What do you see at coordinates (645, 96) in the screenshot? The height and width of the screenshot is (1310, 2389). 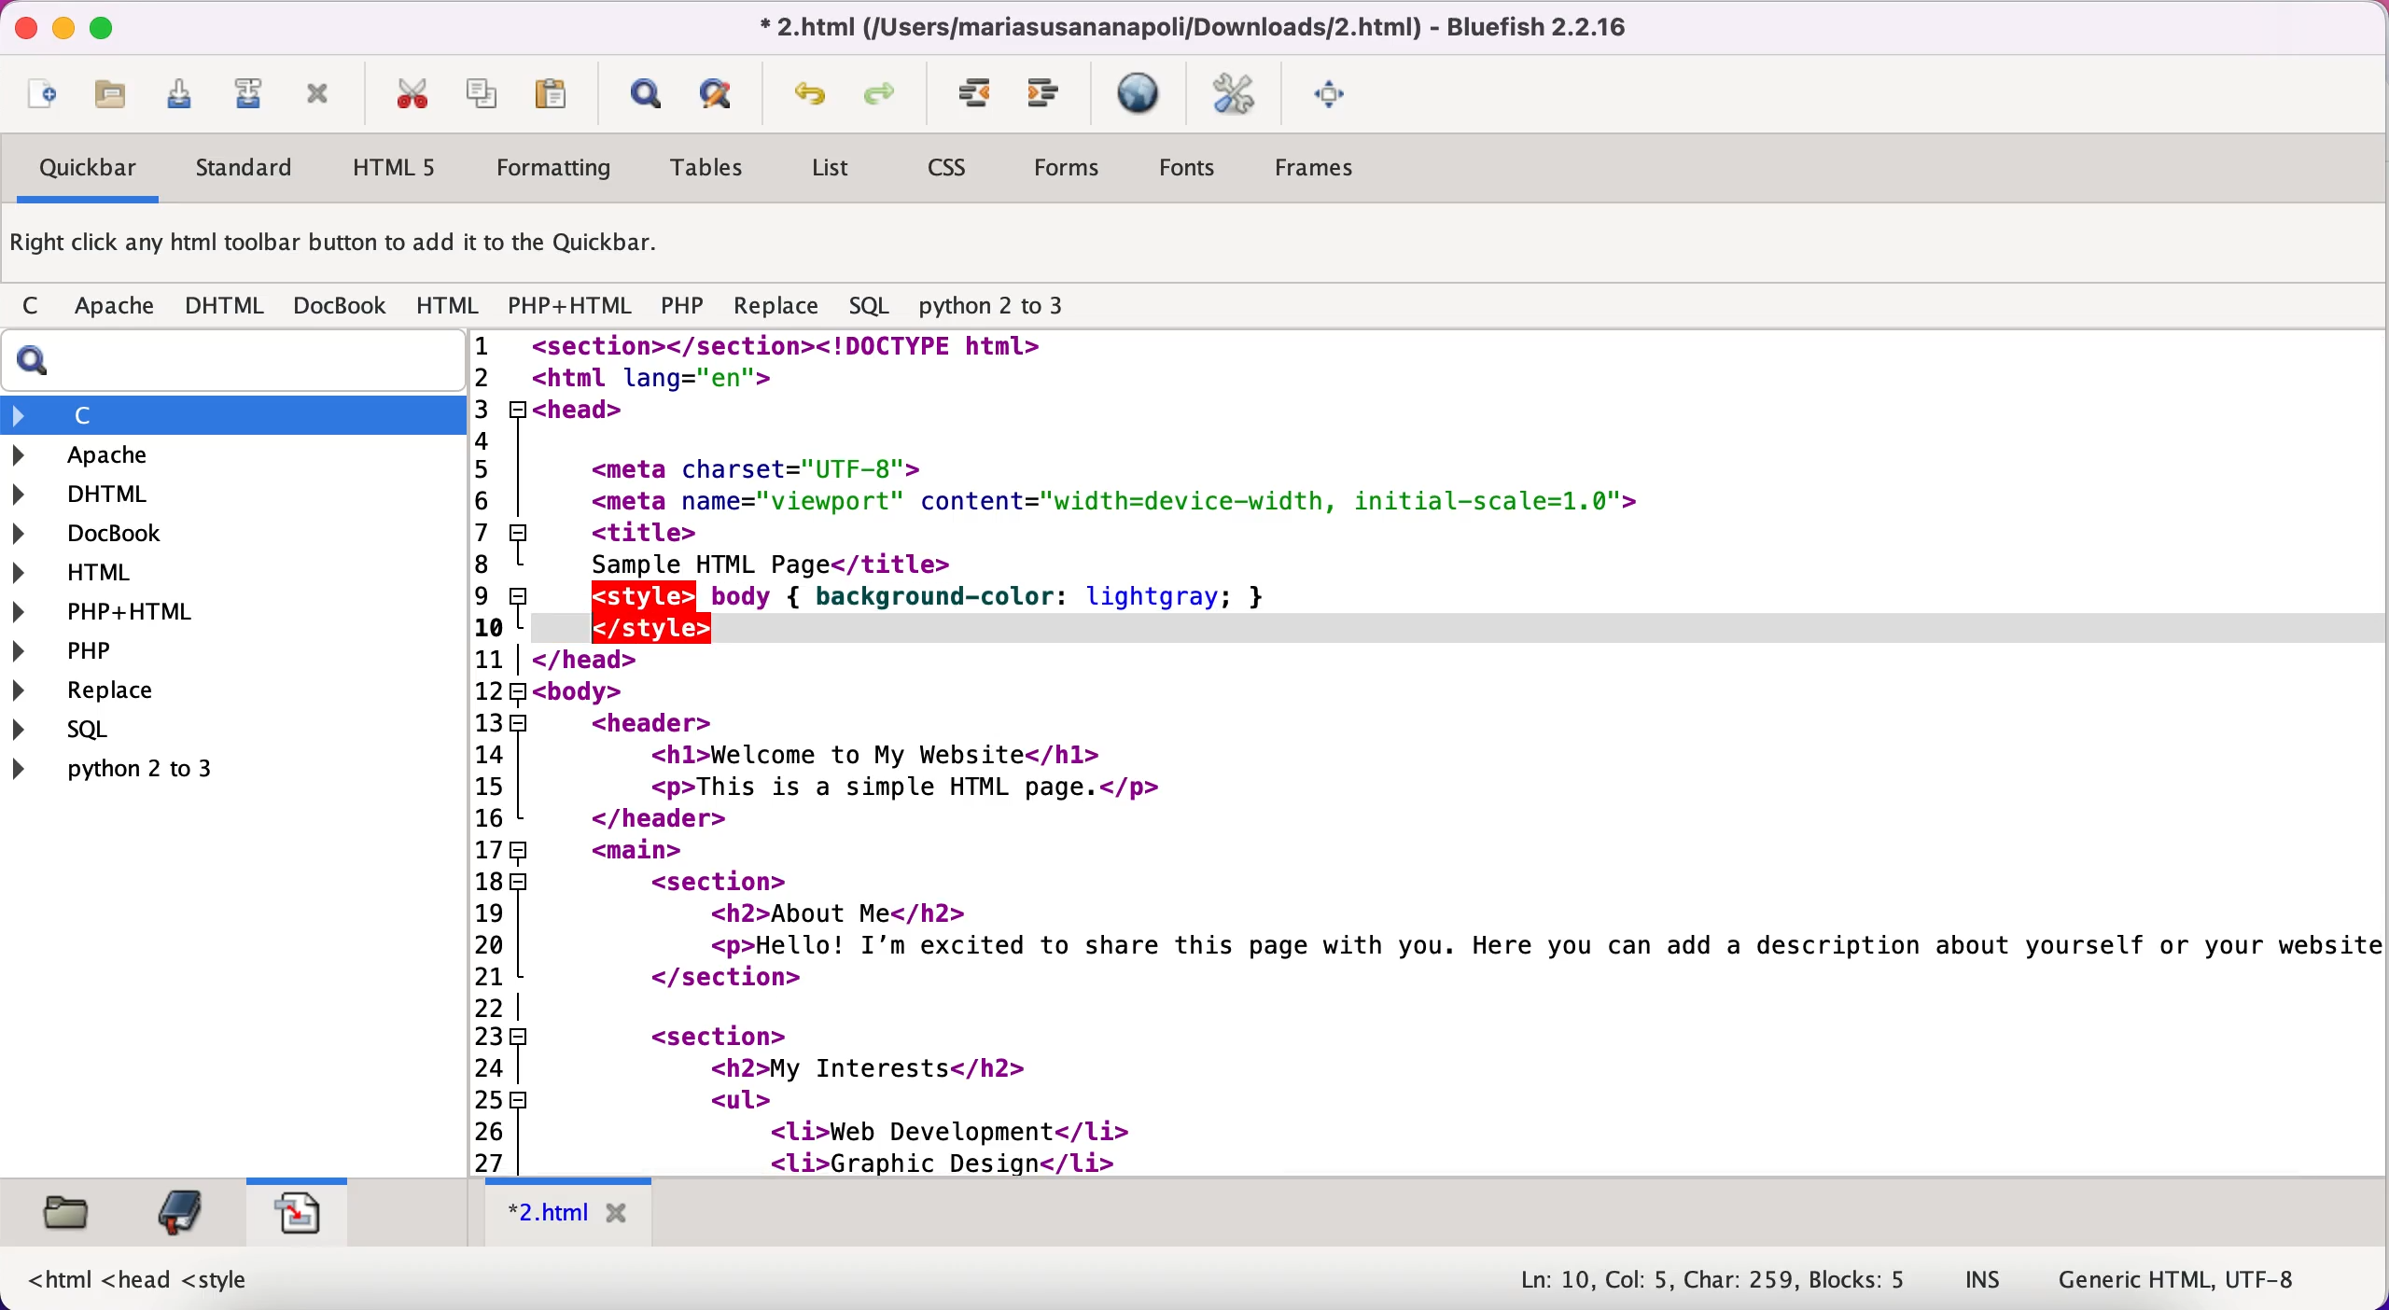 I see `show find bar` at bounding box center [645, 96].